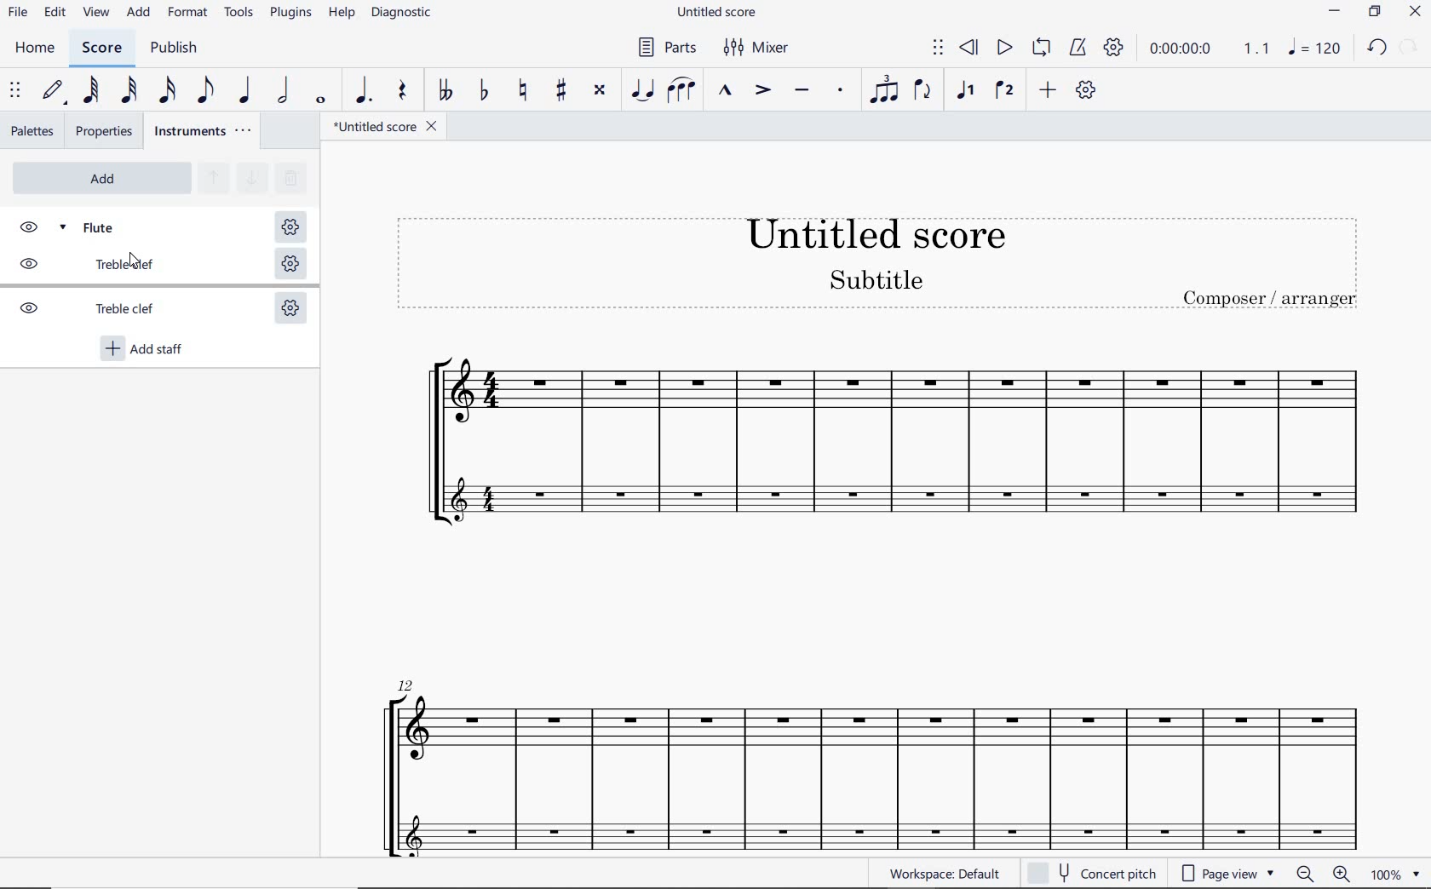 The width and height of the screenshot is (1431, 889). I want to click on PUBLISH, so click(179, 50).